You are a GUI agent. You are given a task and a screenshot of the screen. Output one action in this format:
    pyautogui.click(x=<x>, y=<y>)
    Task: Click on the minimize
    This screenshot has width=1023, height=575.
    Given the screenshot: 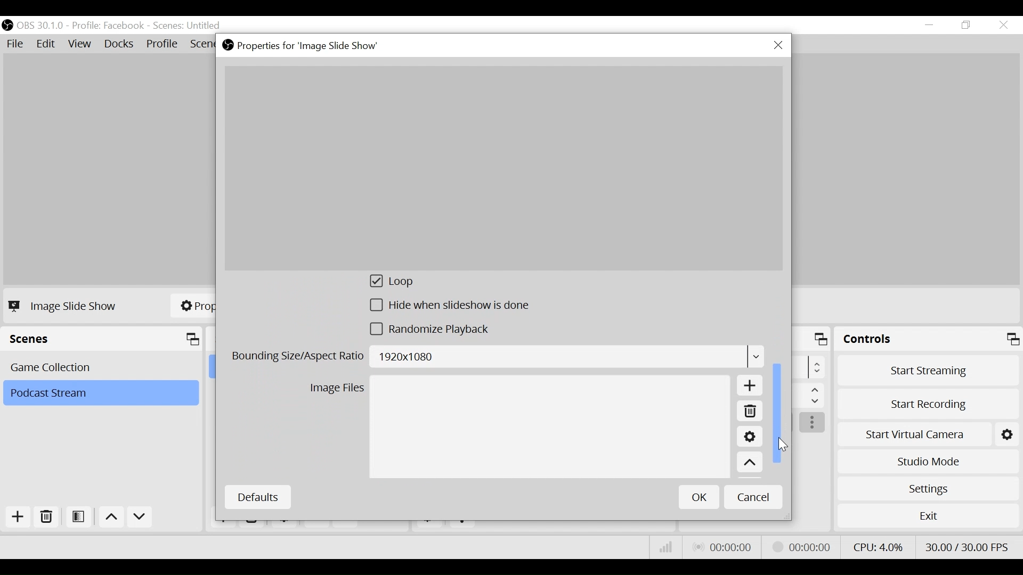 What is the action you would take?
    pyautogui.click(x=931, y=25)
    